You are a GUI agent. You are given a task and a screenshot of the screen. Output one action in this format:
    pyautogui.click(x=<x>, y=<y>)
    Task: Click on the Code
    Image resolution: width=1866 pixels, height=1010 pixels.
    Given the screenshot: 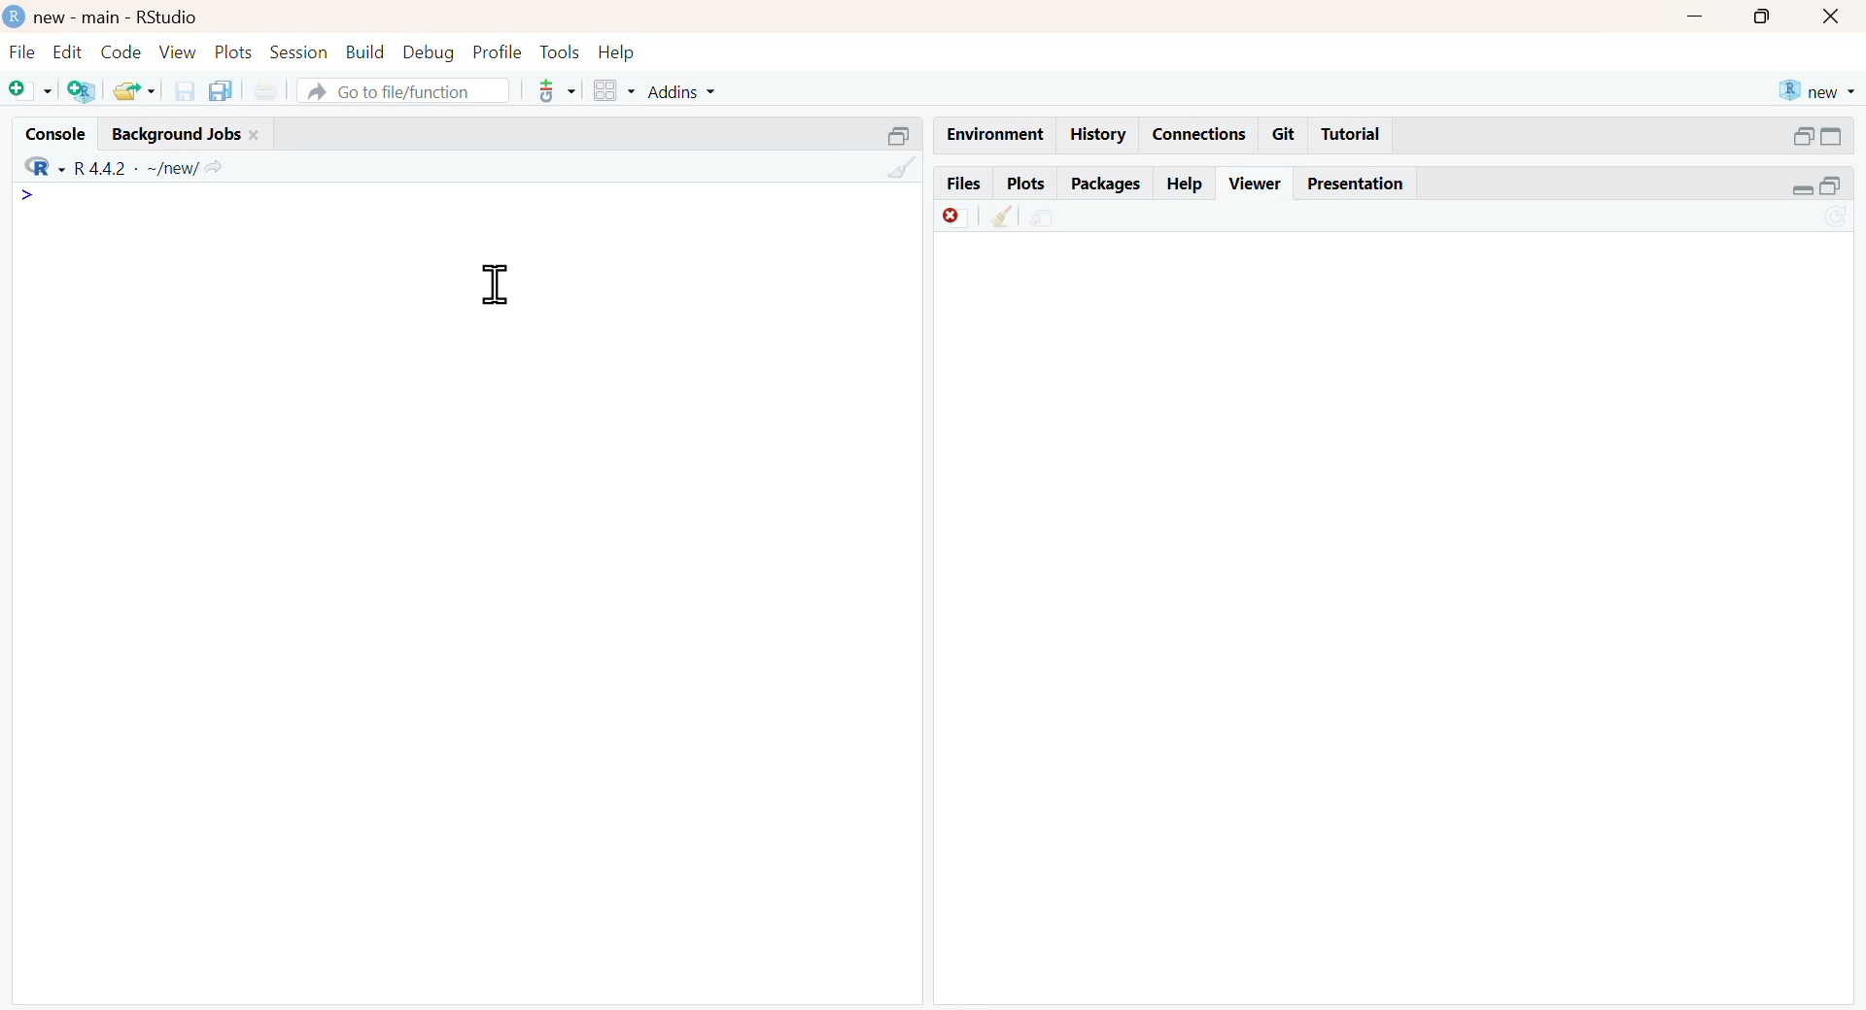 What is the action you would take?
    pyautogui.click(x=119, y=50)
    